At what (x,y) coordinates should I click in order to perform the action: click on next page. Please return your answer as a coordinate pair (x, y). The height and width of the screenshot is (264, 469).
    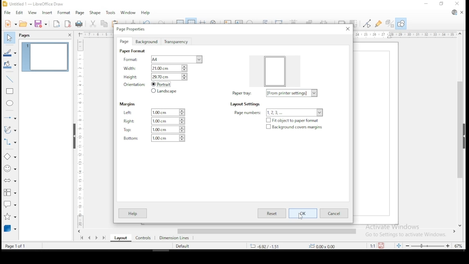
    Looking at the image, I should click on (97, 238).